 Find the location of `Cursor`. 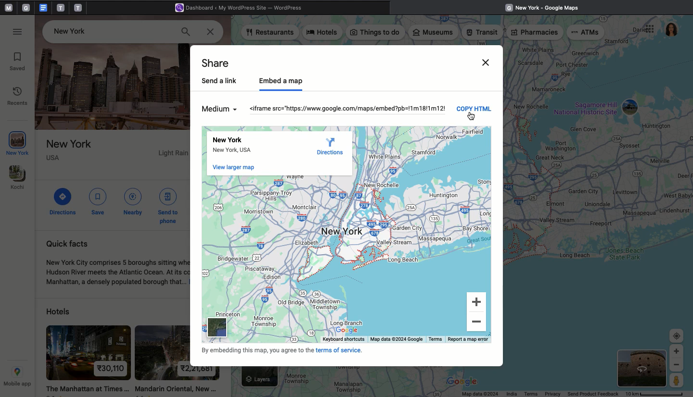

Cursor is located at coordinates (470, 116).